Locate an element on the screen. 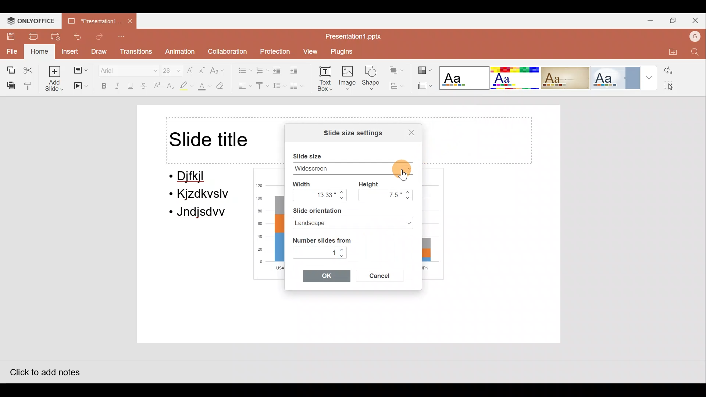 The height and width of the screenshot is (397, 706). Strikethrough is located at coordinates (145, 87).